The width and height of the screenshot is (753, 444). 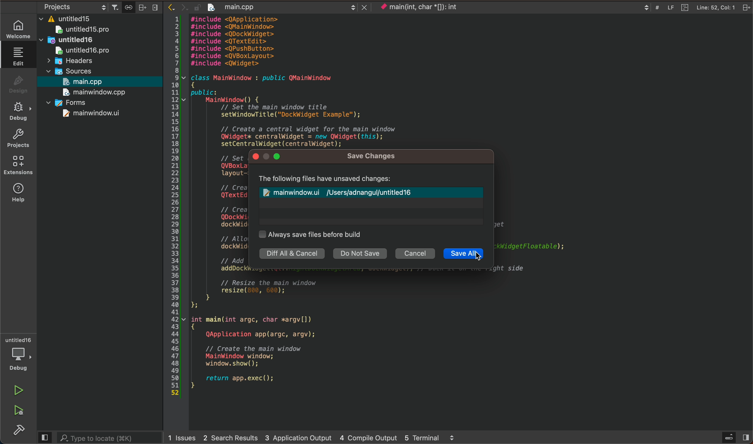 What do you see at coordinates (418, 7) in the screenshot?
I see `current context` at bounding box center [418, 7].